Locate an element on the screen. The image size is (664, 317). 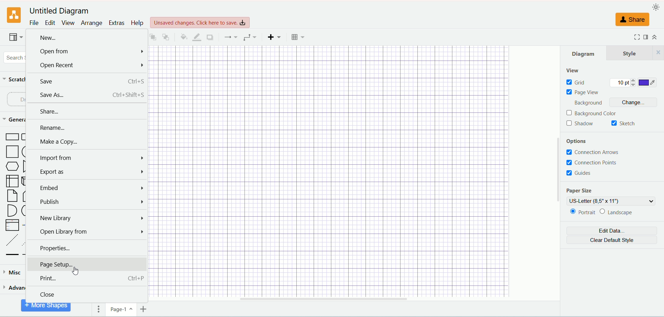
arrange is located at coordinates (91, 23).